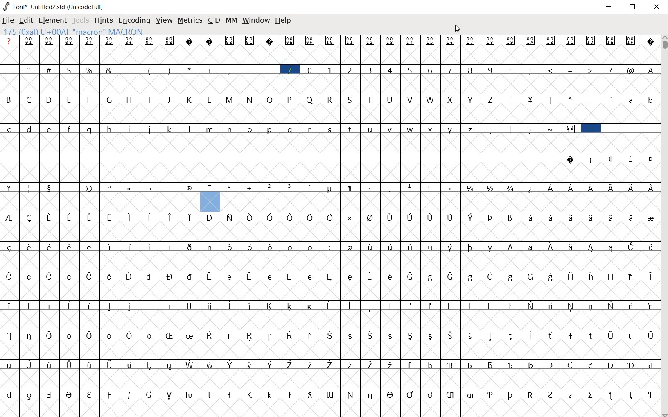 The image size is (668, 417). I want to click on Symbol, so click(130, 306).